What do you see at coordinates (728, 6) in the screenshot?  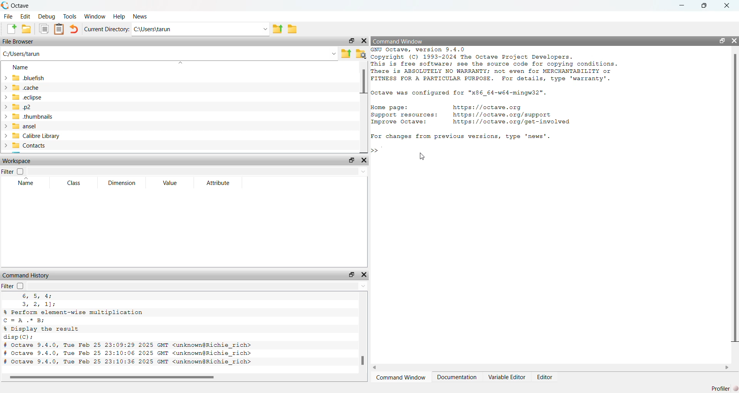 I see `Close` at bounding box center [728, 6].